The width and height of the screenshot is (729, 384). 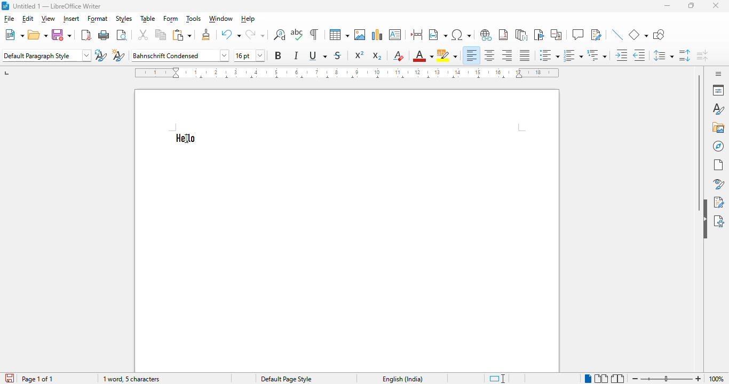 I want to click on clone formatting, so click(x=206, y=34).